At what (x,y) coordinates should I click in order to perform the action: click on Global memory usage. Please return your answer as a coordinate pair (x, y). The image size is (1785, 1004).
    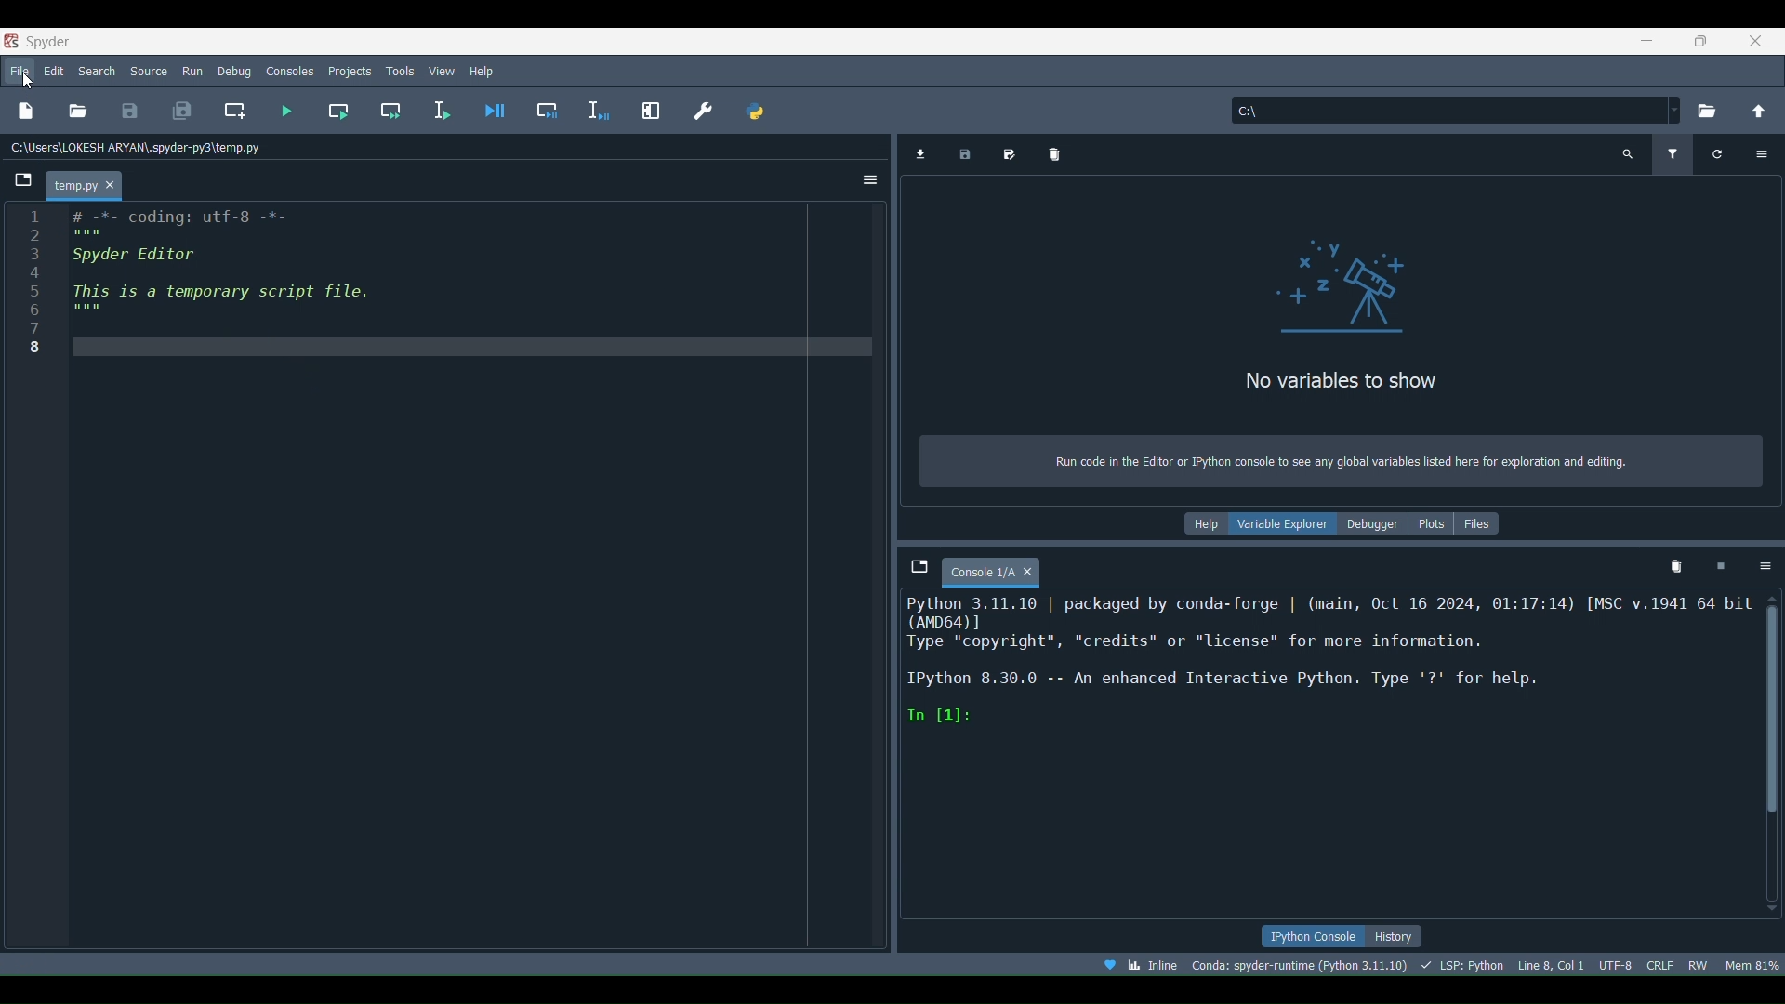
    Looking at the image, I should click on (1752, 965).